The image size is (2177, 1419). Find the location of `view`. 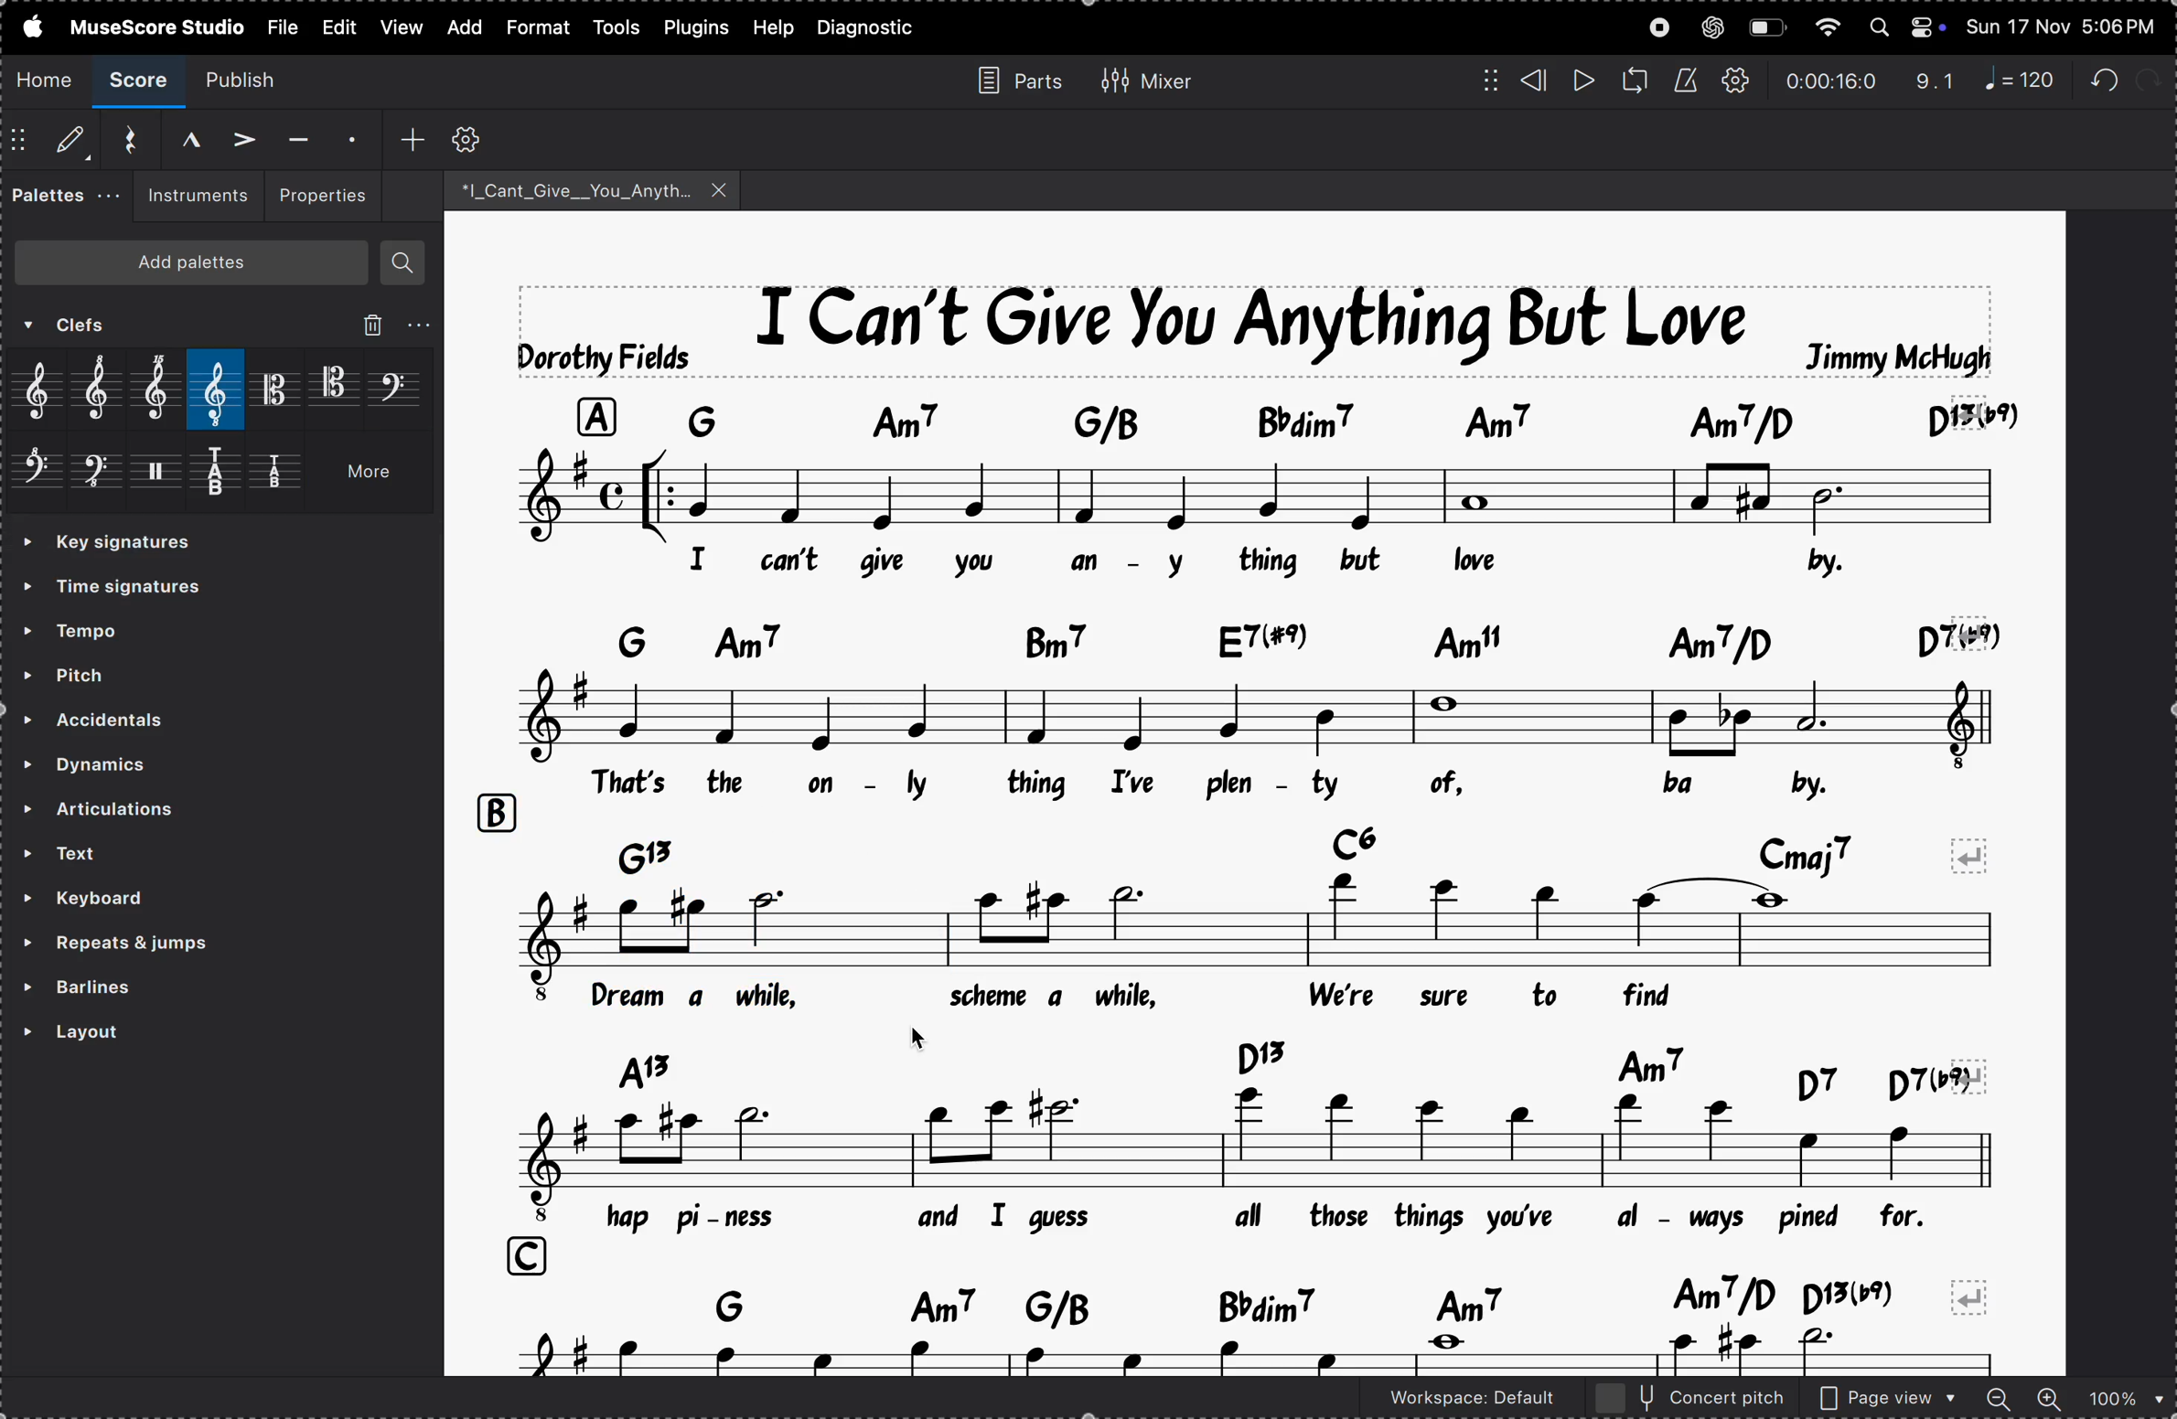

view is located at coordinates (337, 27).